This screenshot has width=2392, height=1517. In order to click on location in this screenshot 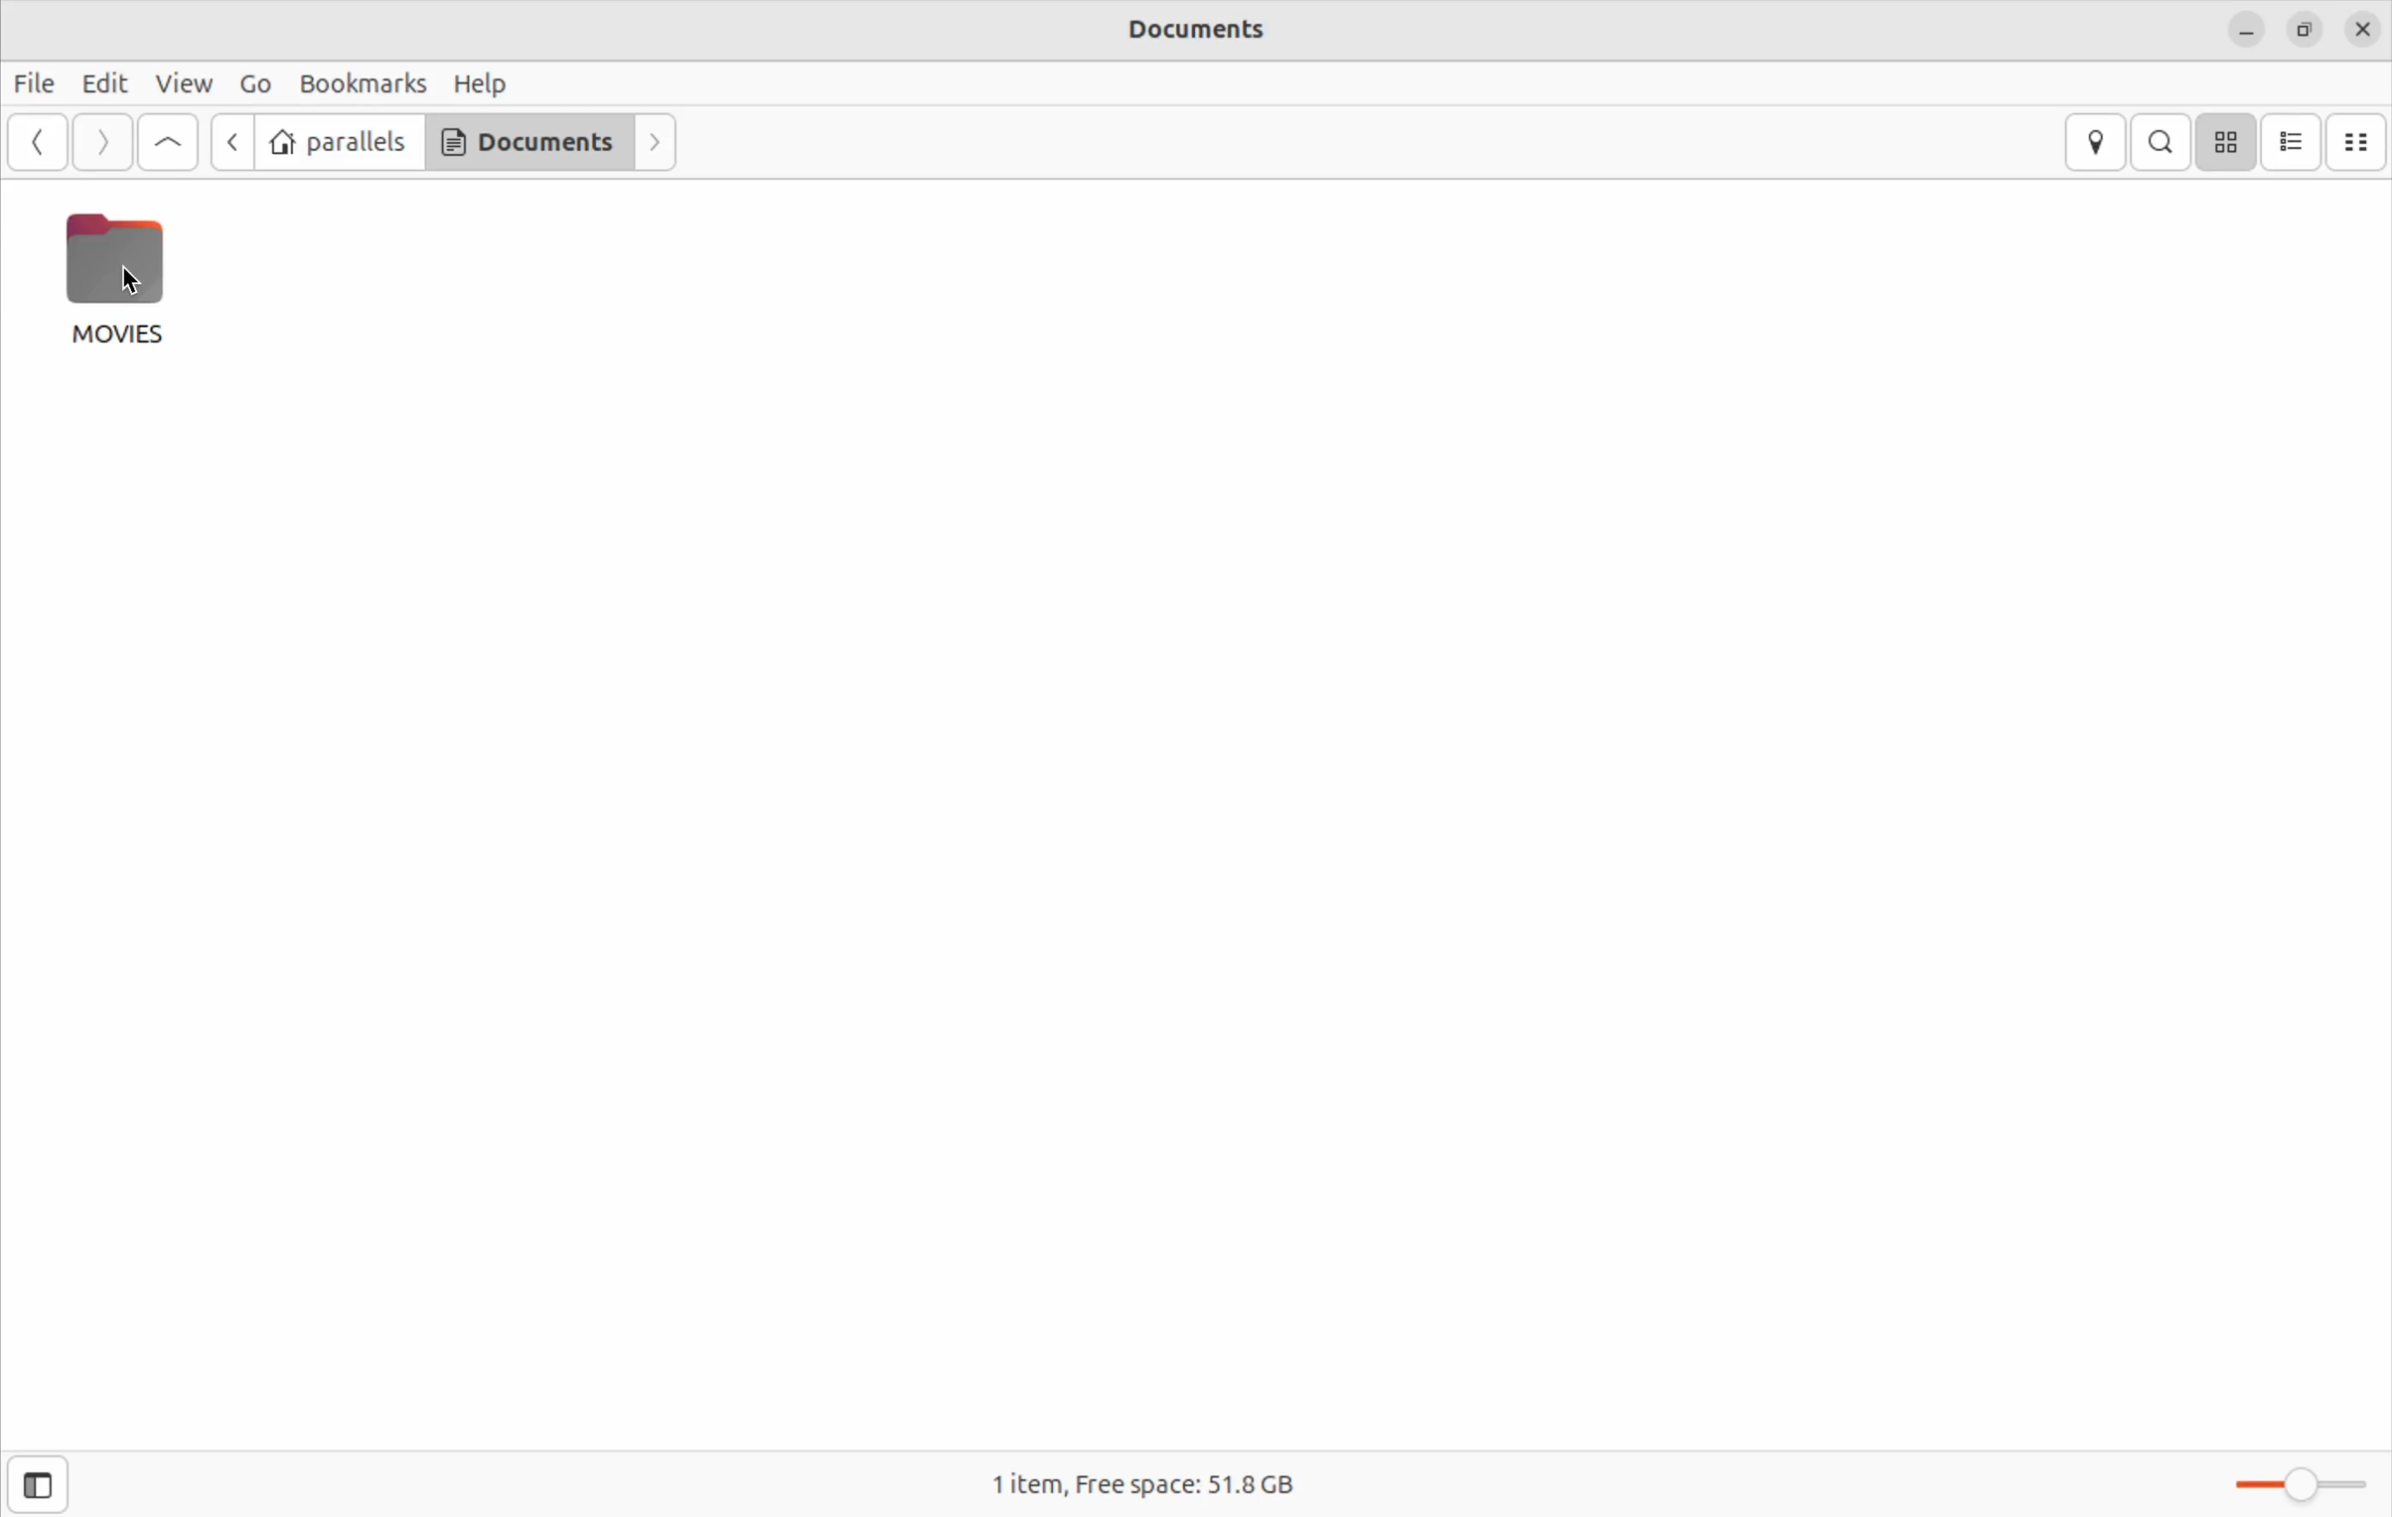, I will do `click(2094, 143)`.